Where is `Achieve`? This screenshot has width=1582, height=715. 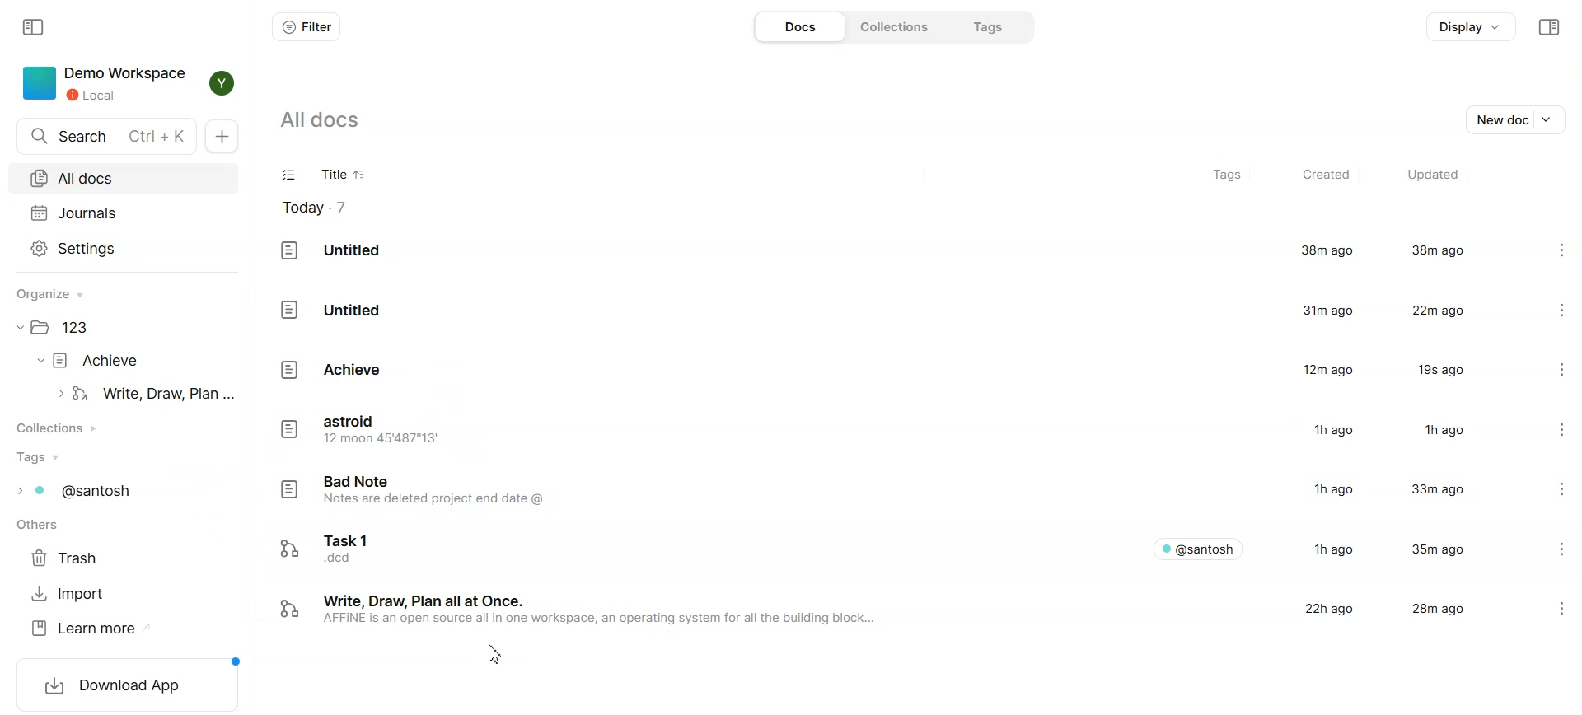
Achieve is located at coordinates (99, 360).